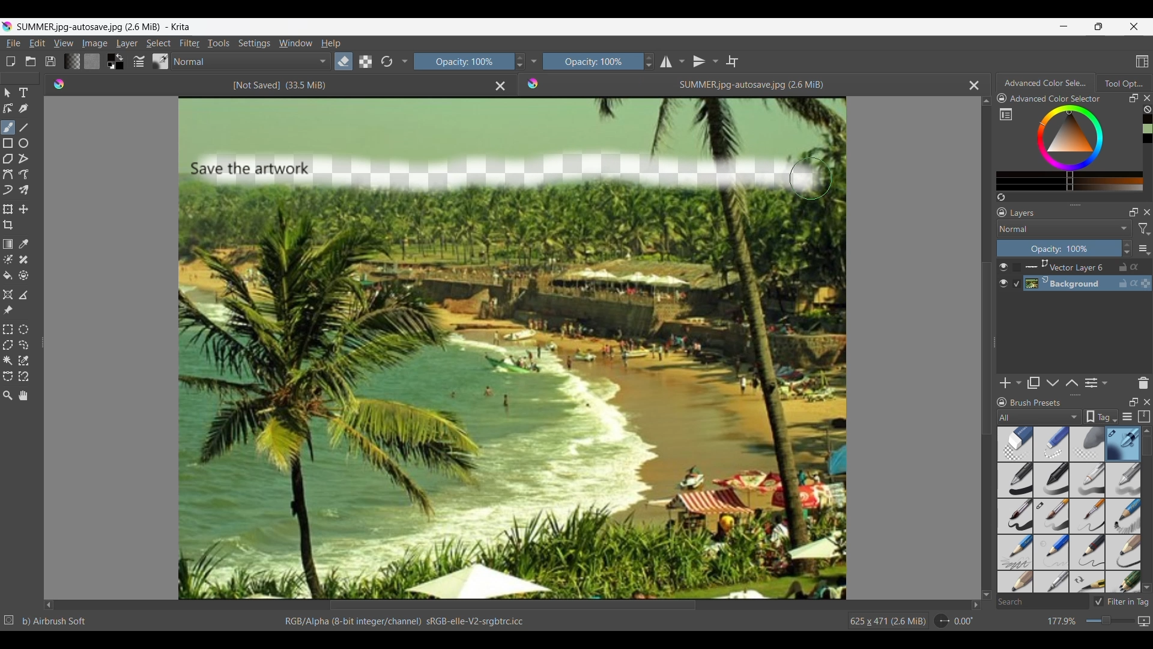 The width and height of the screenshot is (1153, 649). I want to click on SUMMER.jpg-autosave.jpg (2.6 MiB) - Krita, so click(107, 26).